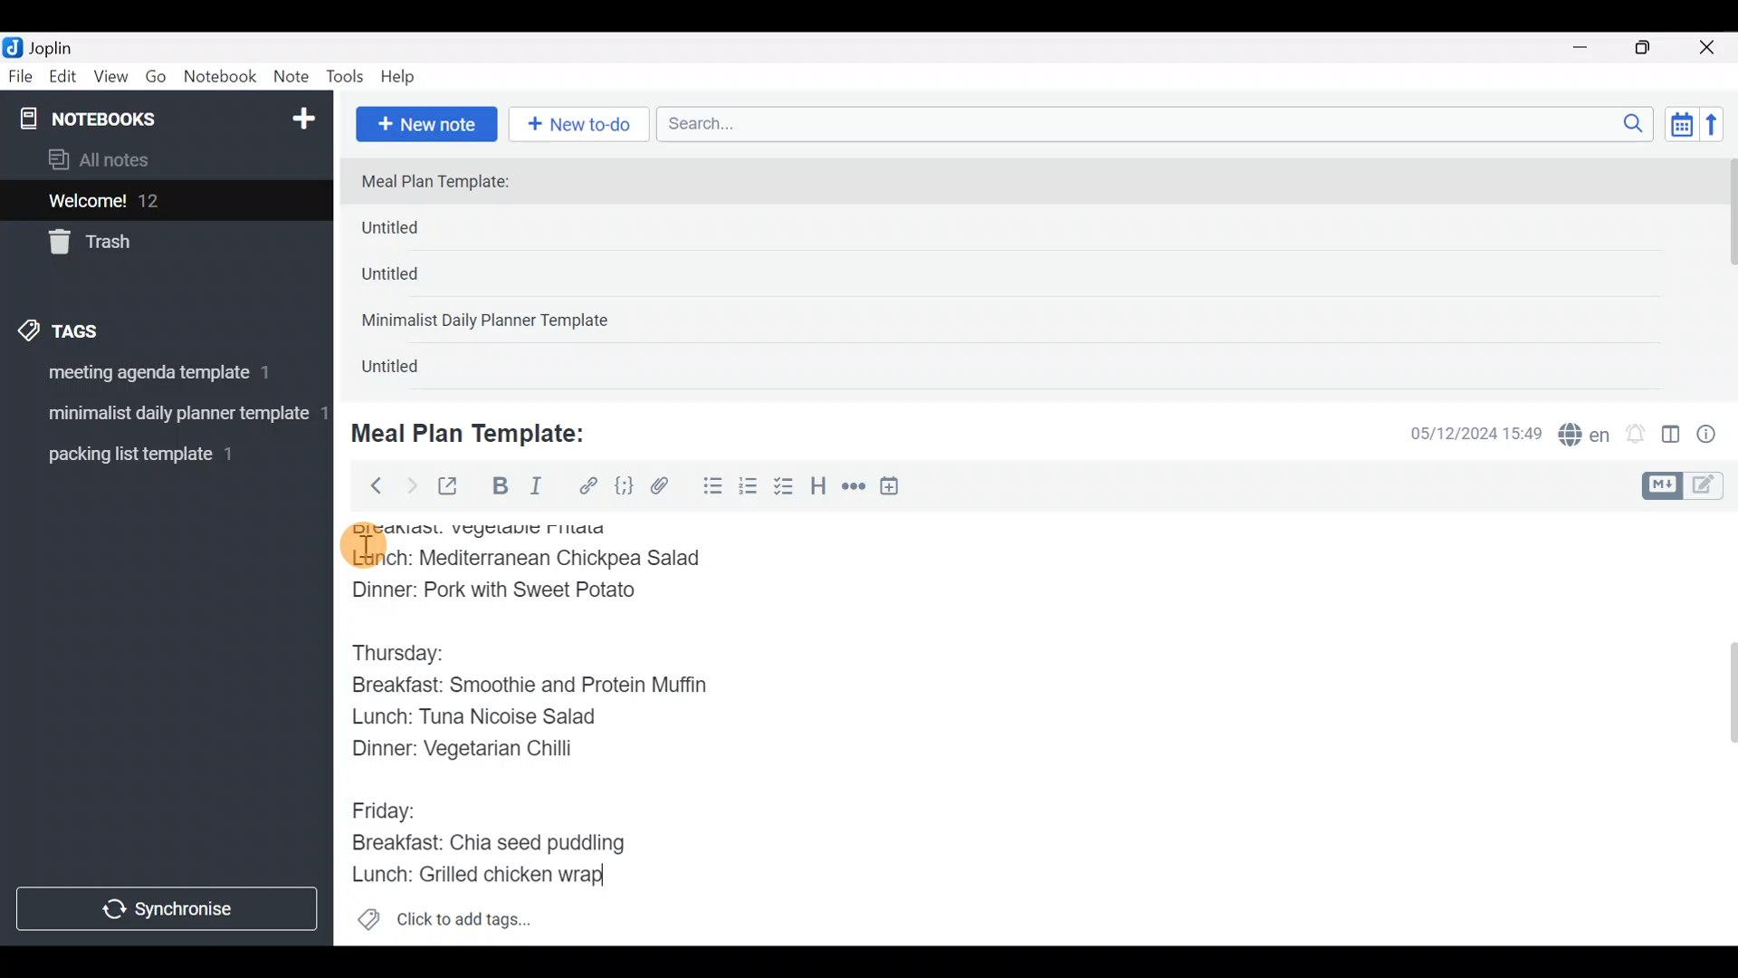  Describe the element at coordinates (368, 484) in the screenshot. I see `Back` at that location.